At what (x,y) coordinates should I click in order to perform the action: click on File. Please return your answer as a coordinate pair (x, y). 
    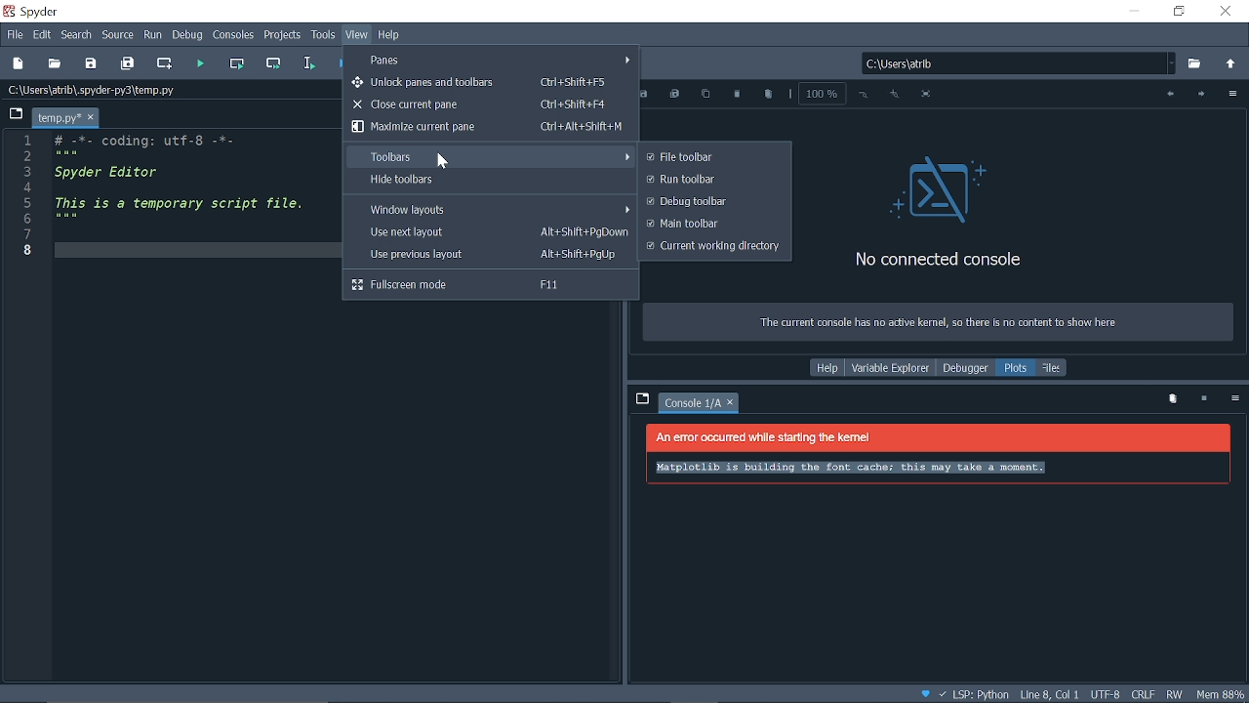
    Looking at the image, I should click on (13, 34).